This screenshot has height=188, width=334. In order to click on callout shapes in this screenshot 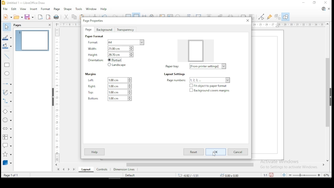, I will do `click(7, 146)`.